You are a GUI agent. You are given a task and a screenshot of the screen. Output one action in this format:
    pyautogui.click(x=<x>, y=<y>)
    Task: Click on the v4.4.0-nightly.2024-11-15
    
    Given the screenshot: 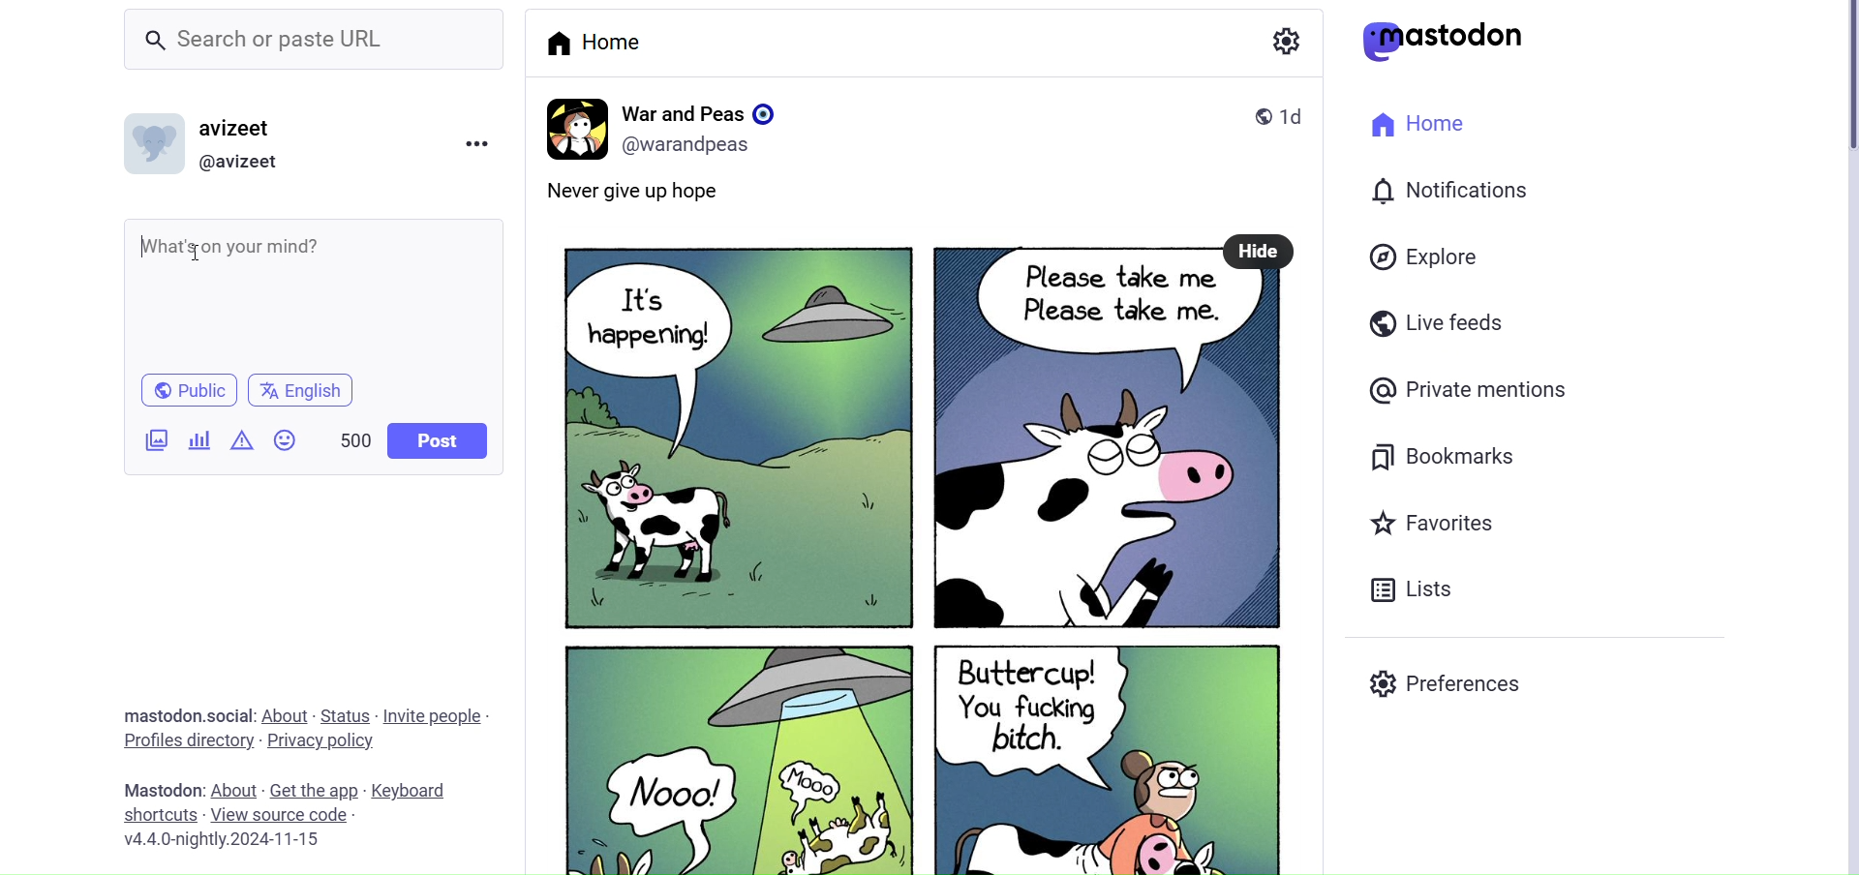 What is the action you would take?
    pyautogui.click(x=222, y=842)
    